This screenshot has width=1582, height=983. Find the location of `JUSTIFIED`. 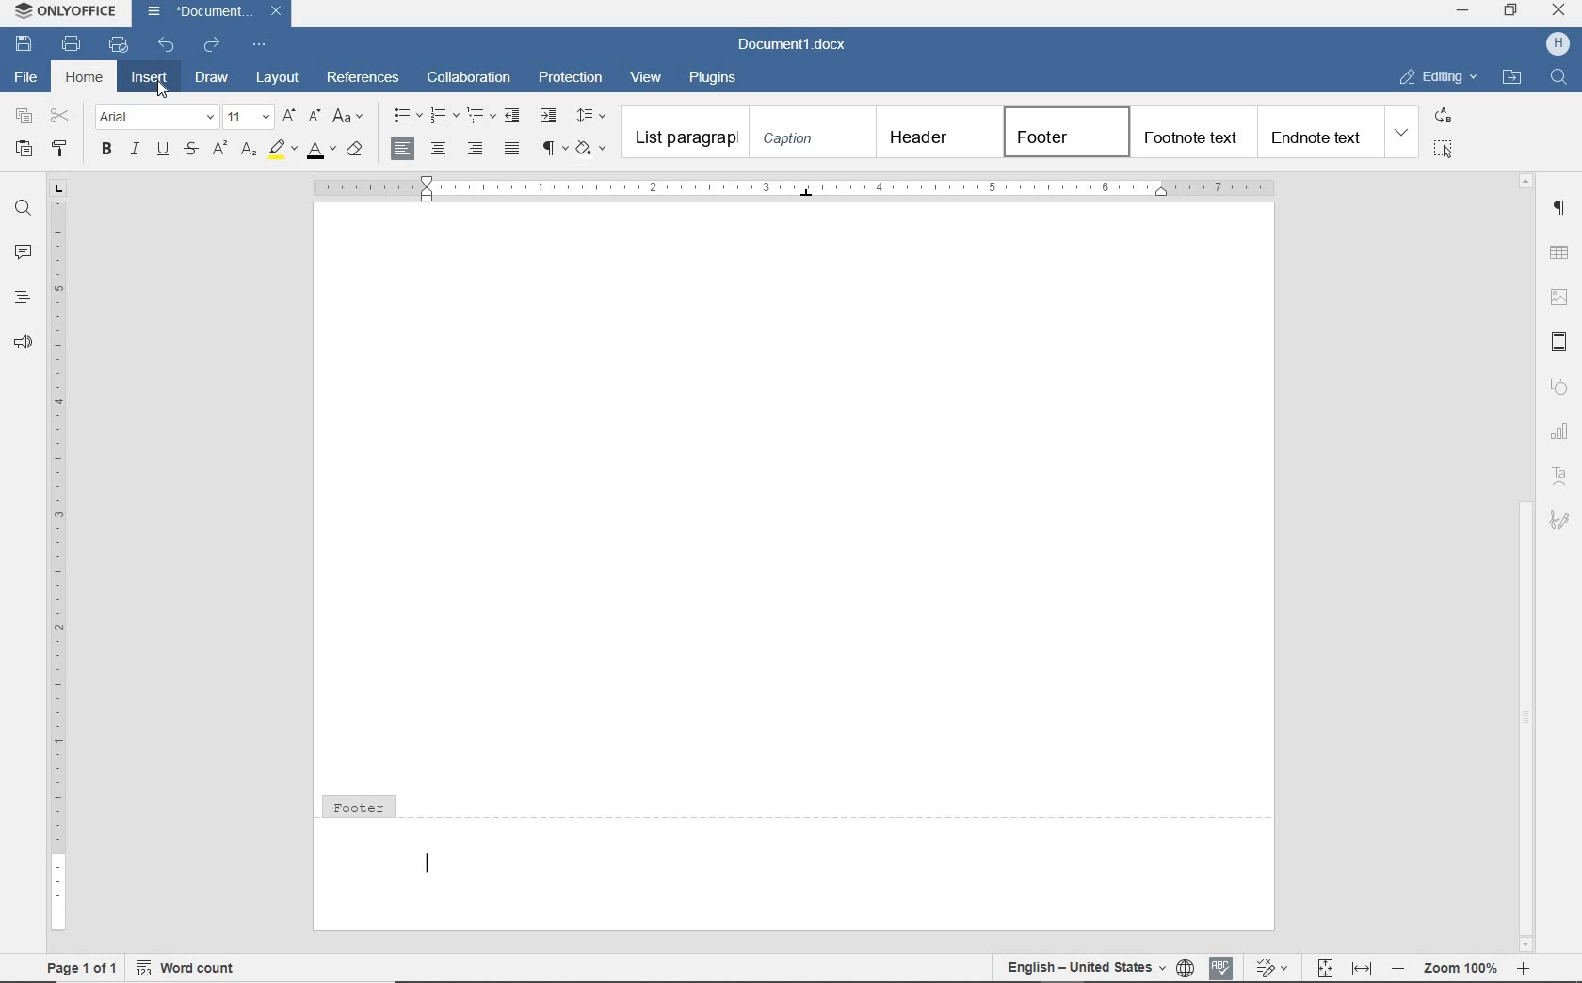

JUSTIFIED is located at coordinates (510, 151).